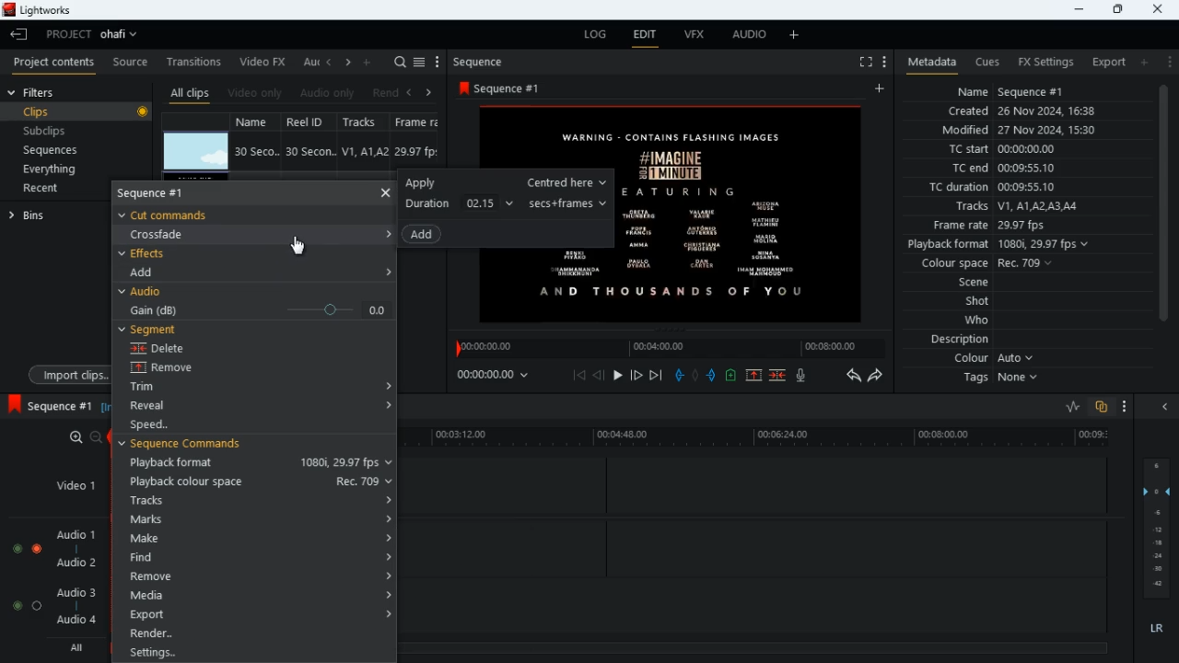  Describe the element at coordinates (20, 34) in the screenshot. I see `leave` at that location.